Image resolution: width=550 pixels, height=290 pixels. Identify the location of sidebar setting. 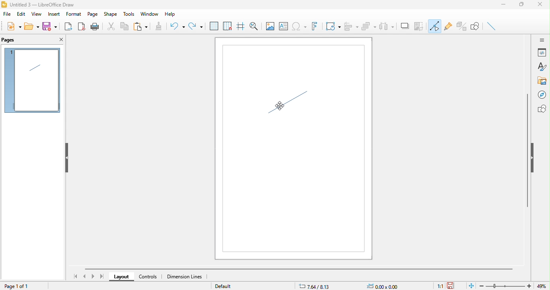
(542, 39).